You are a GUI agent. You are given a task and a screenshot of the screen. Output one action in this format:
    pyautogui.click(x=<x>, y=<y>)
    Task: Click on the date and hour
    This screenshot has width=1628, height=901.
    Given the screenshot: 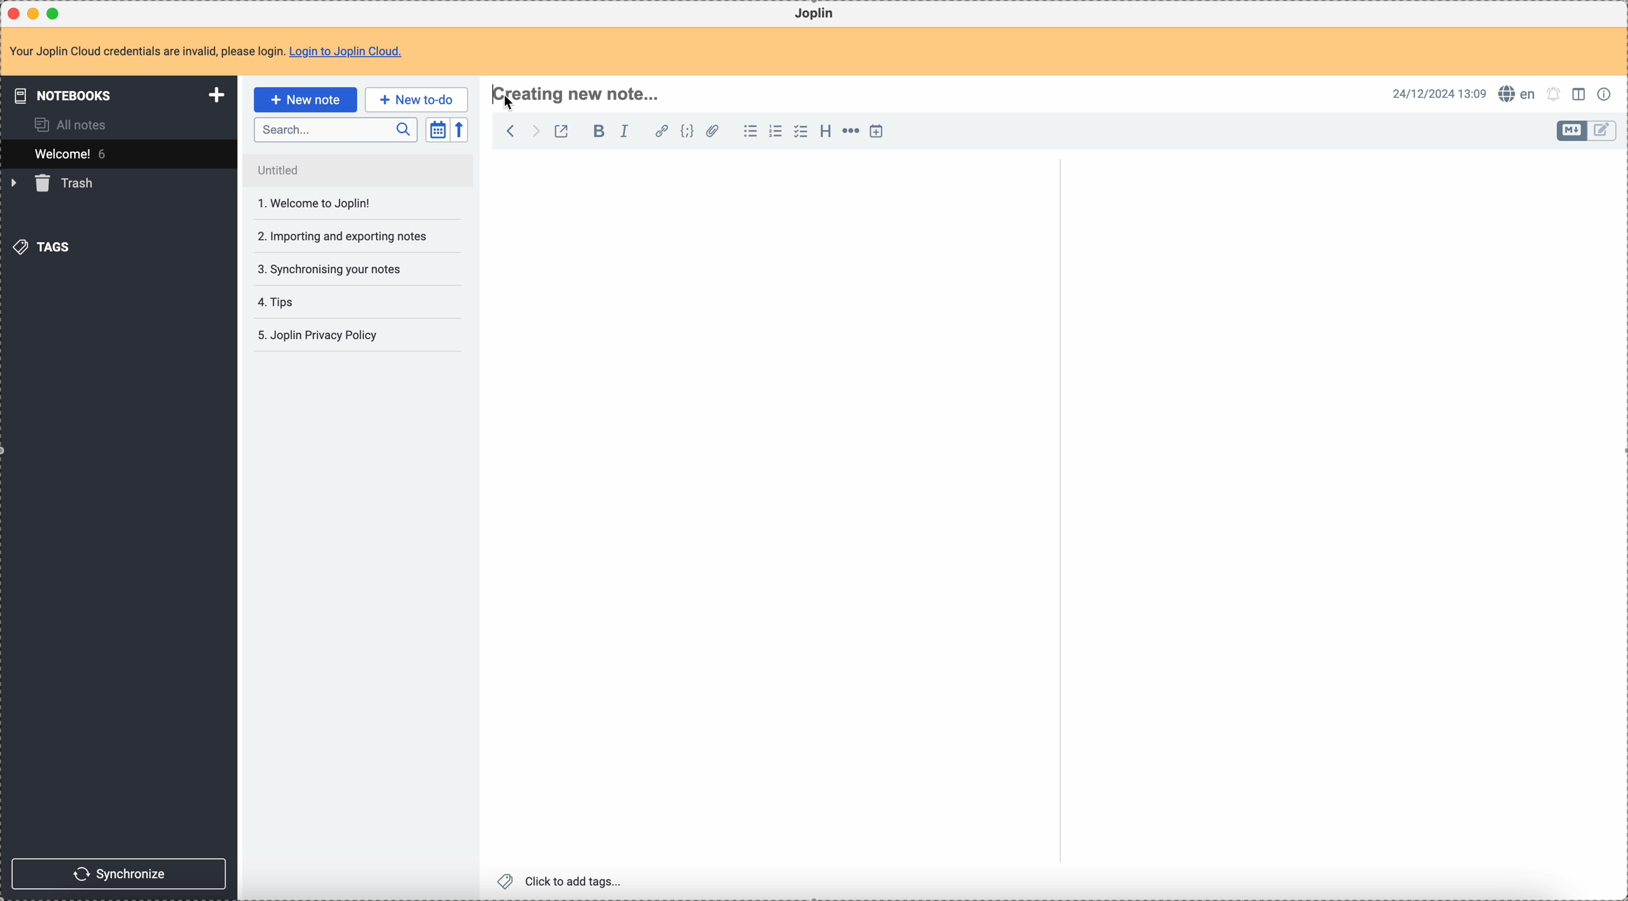 What is the action you would take?
    pyautogui.click(x=1440, y=93)
    